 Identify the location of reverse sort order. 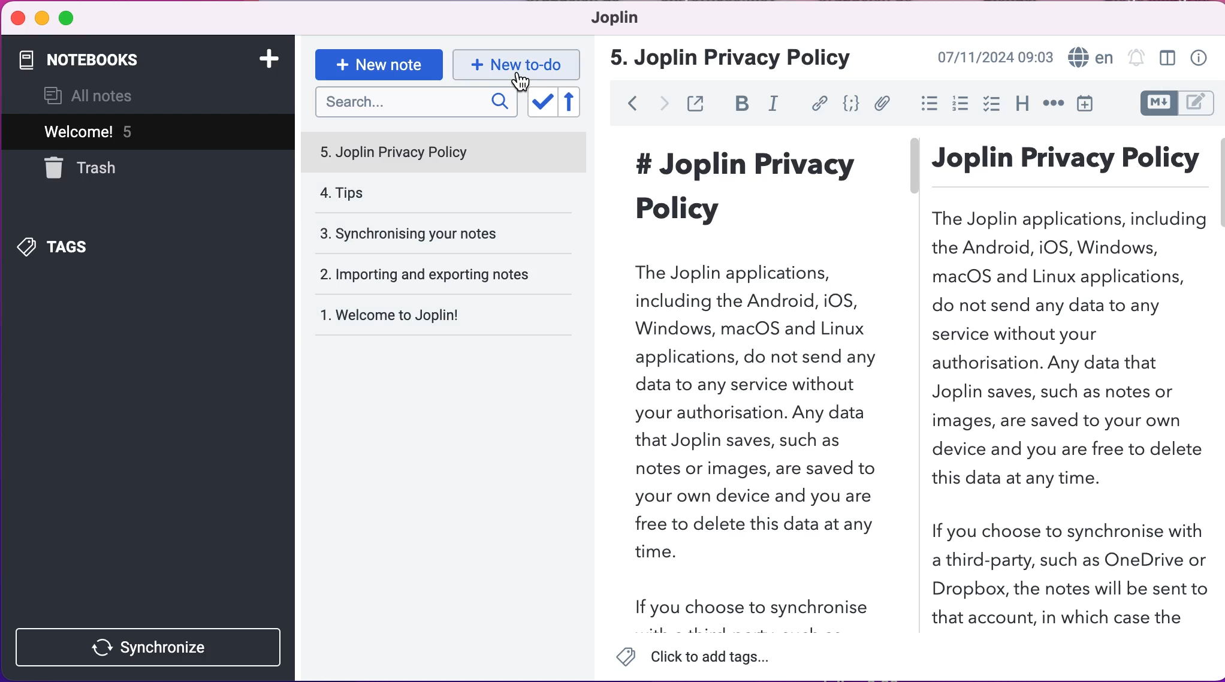
(577, 102).